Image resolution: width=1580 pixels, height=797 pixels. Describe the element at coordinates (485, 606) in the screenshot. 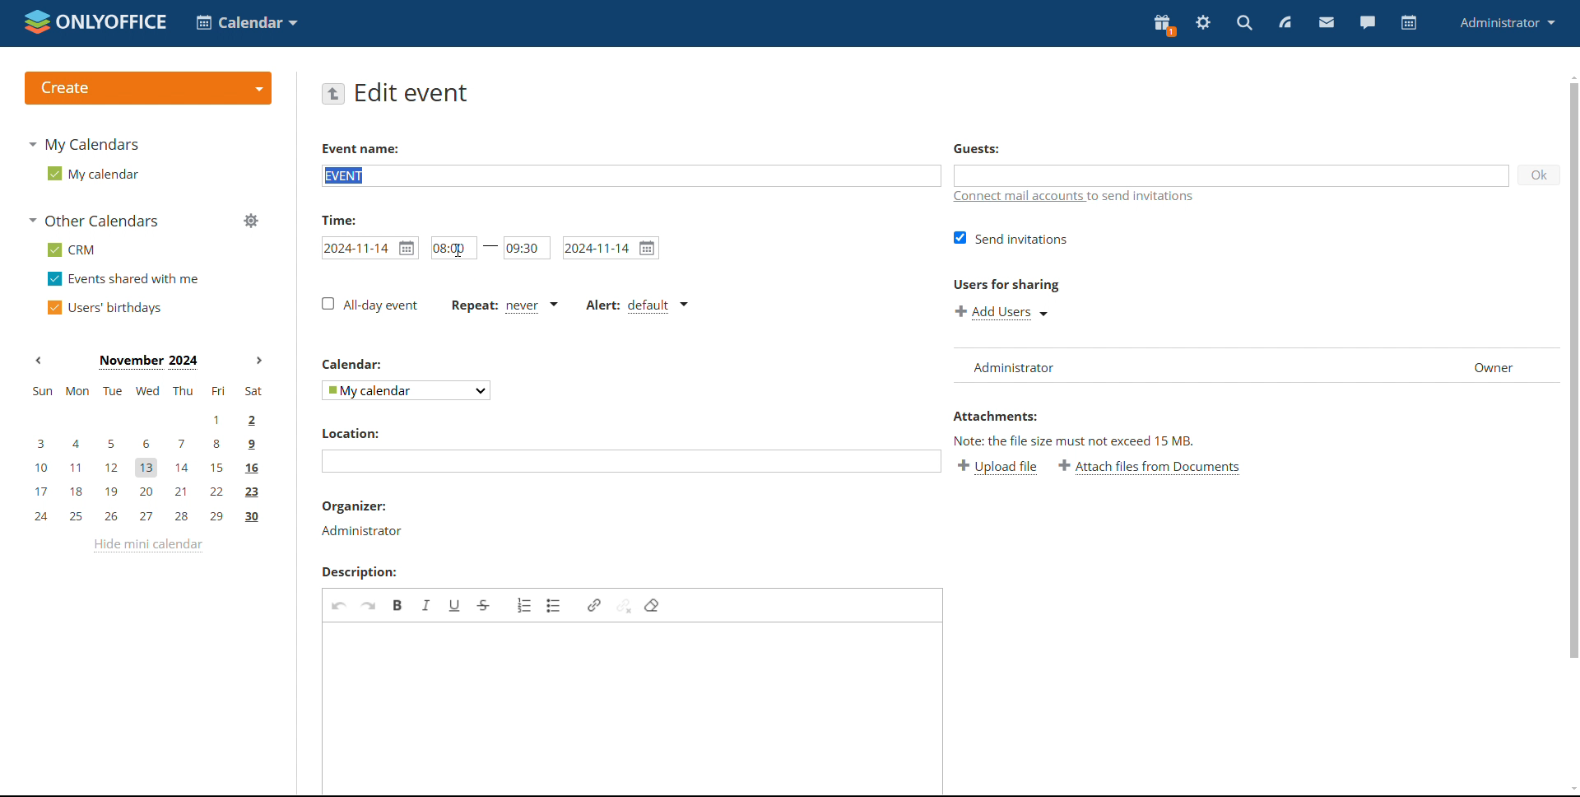

I see `strikethrough` at that location.